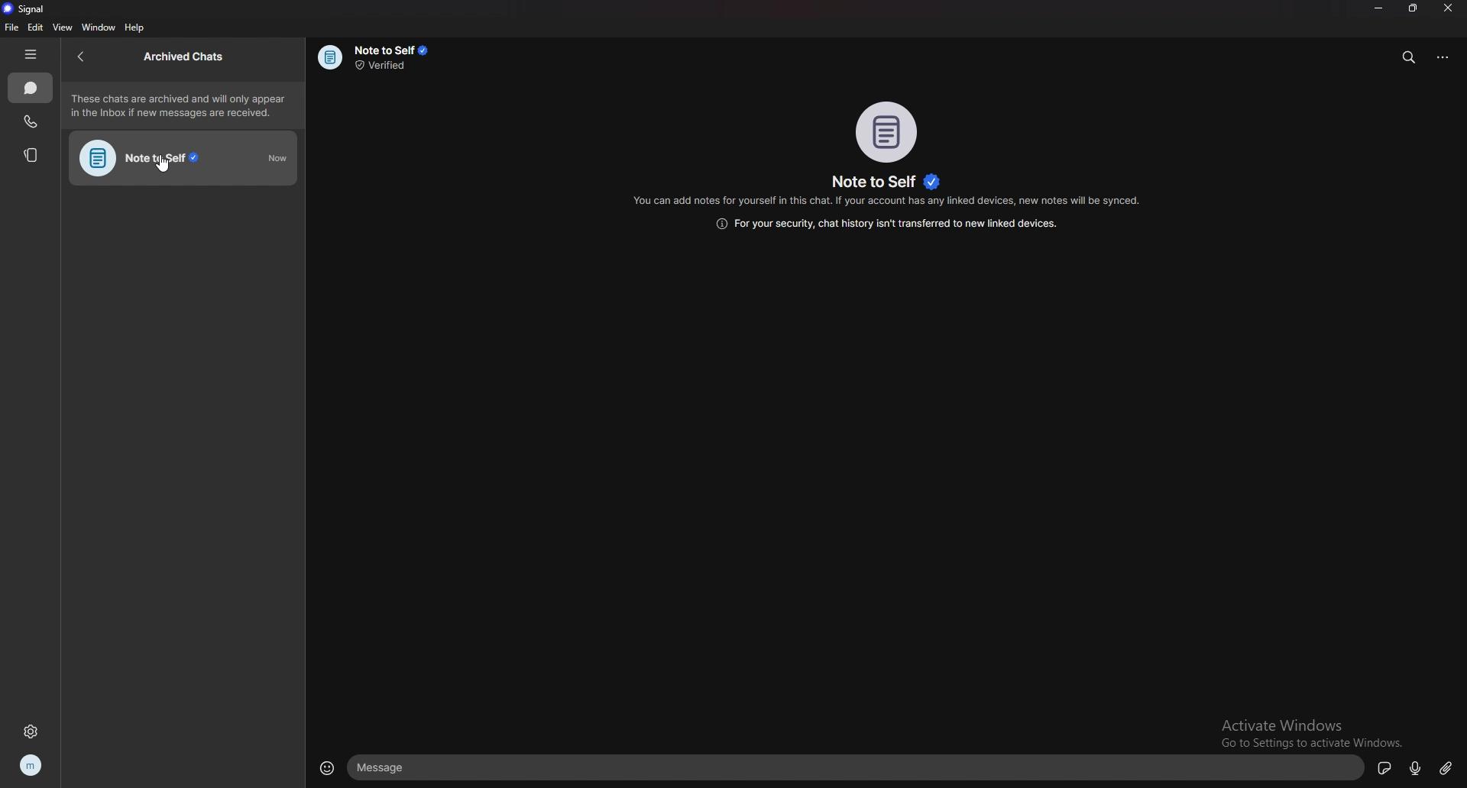 This screenshot has height=788, width=1467. I want to click on archived chats, so click(187, 57).